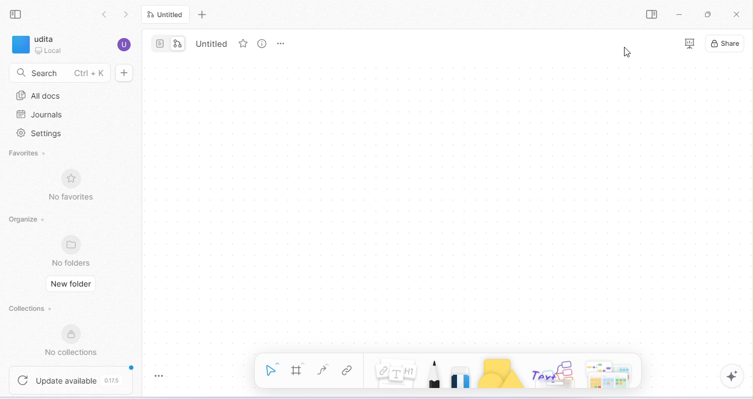  Describe the element at coordinates (212, 44) in the screenshot. I see `untitled` at that location.